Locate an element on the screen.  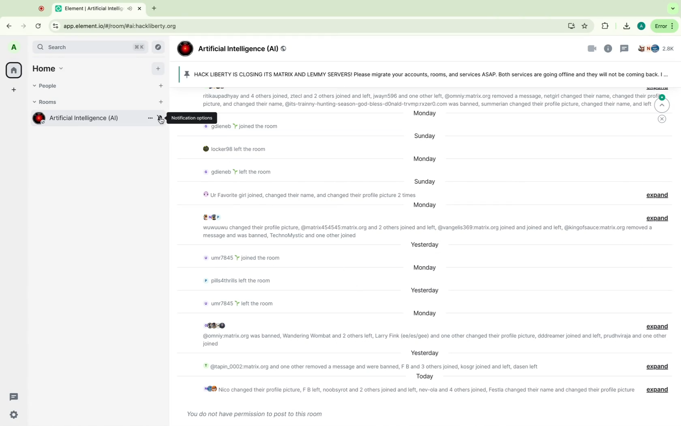
explore rooms is located at coordinates (158, 47).